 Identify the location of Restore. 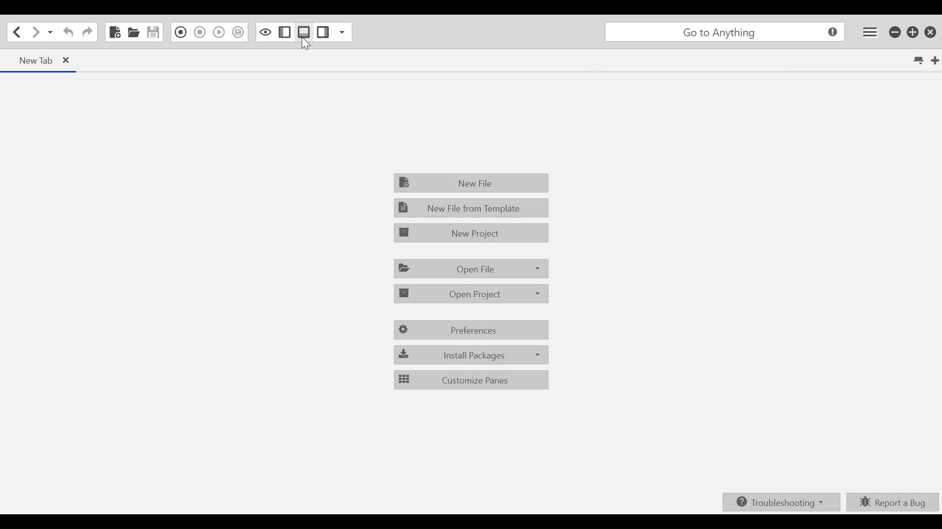
(914, 32).